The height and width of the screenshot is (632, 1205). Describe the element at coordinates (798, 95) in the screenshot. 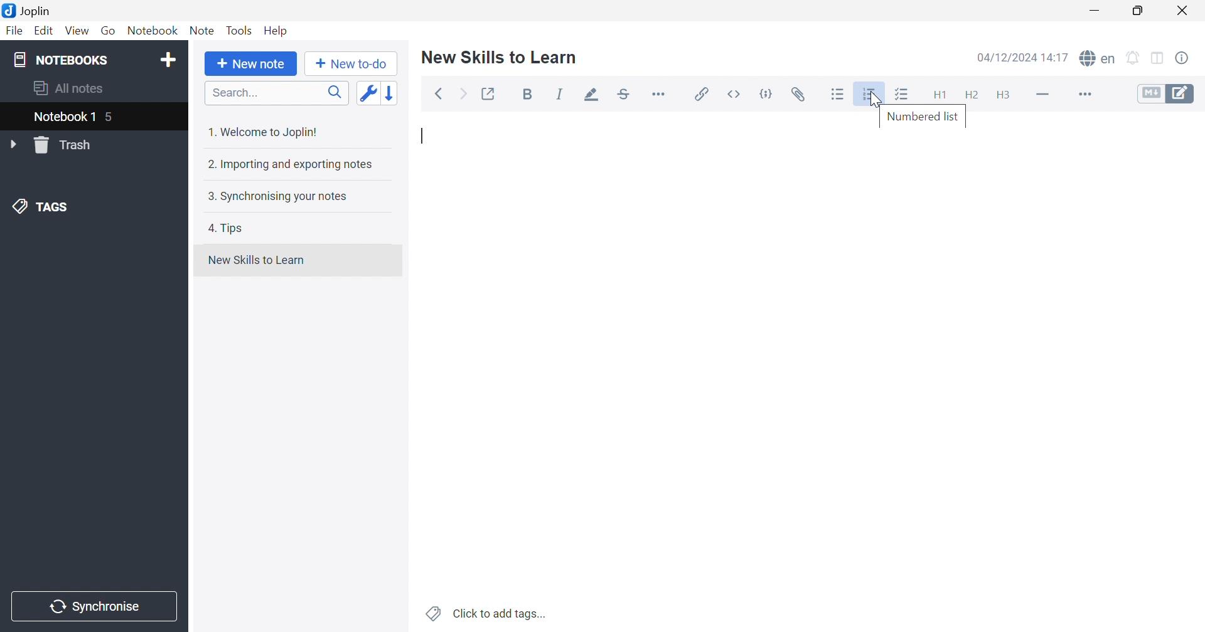

I see `Attach file` at that location.